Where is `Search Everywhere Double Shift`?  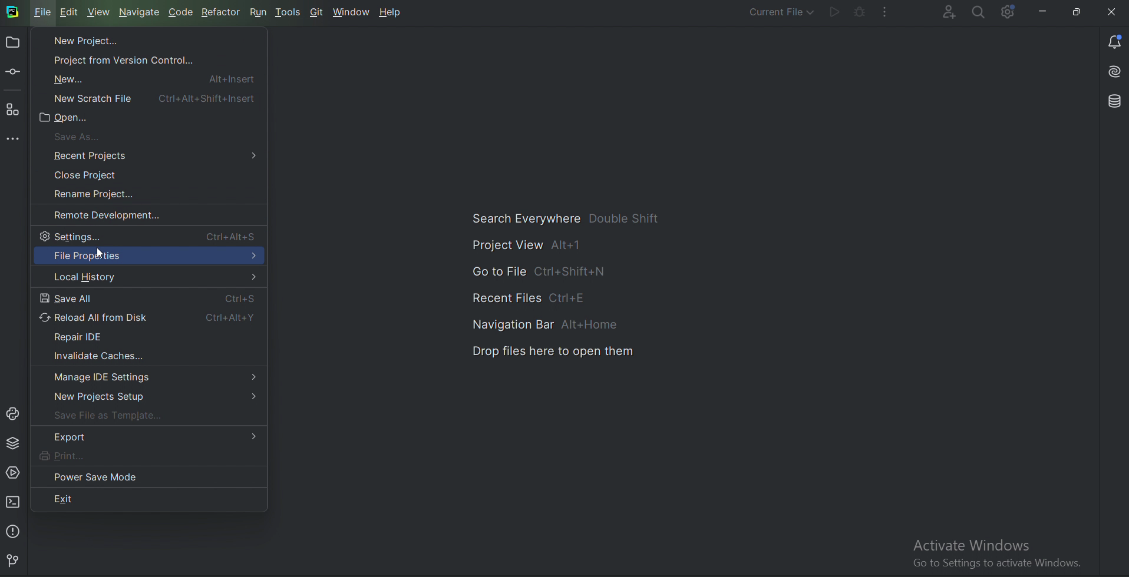 Search Everywhere Double Shift is located at coordinates (569, 218).